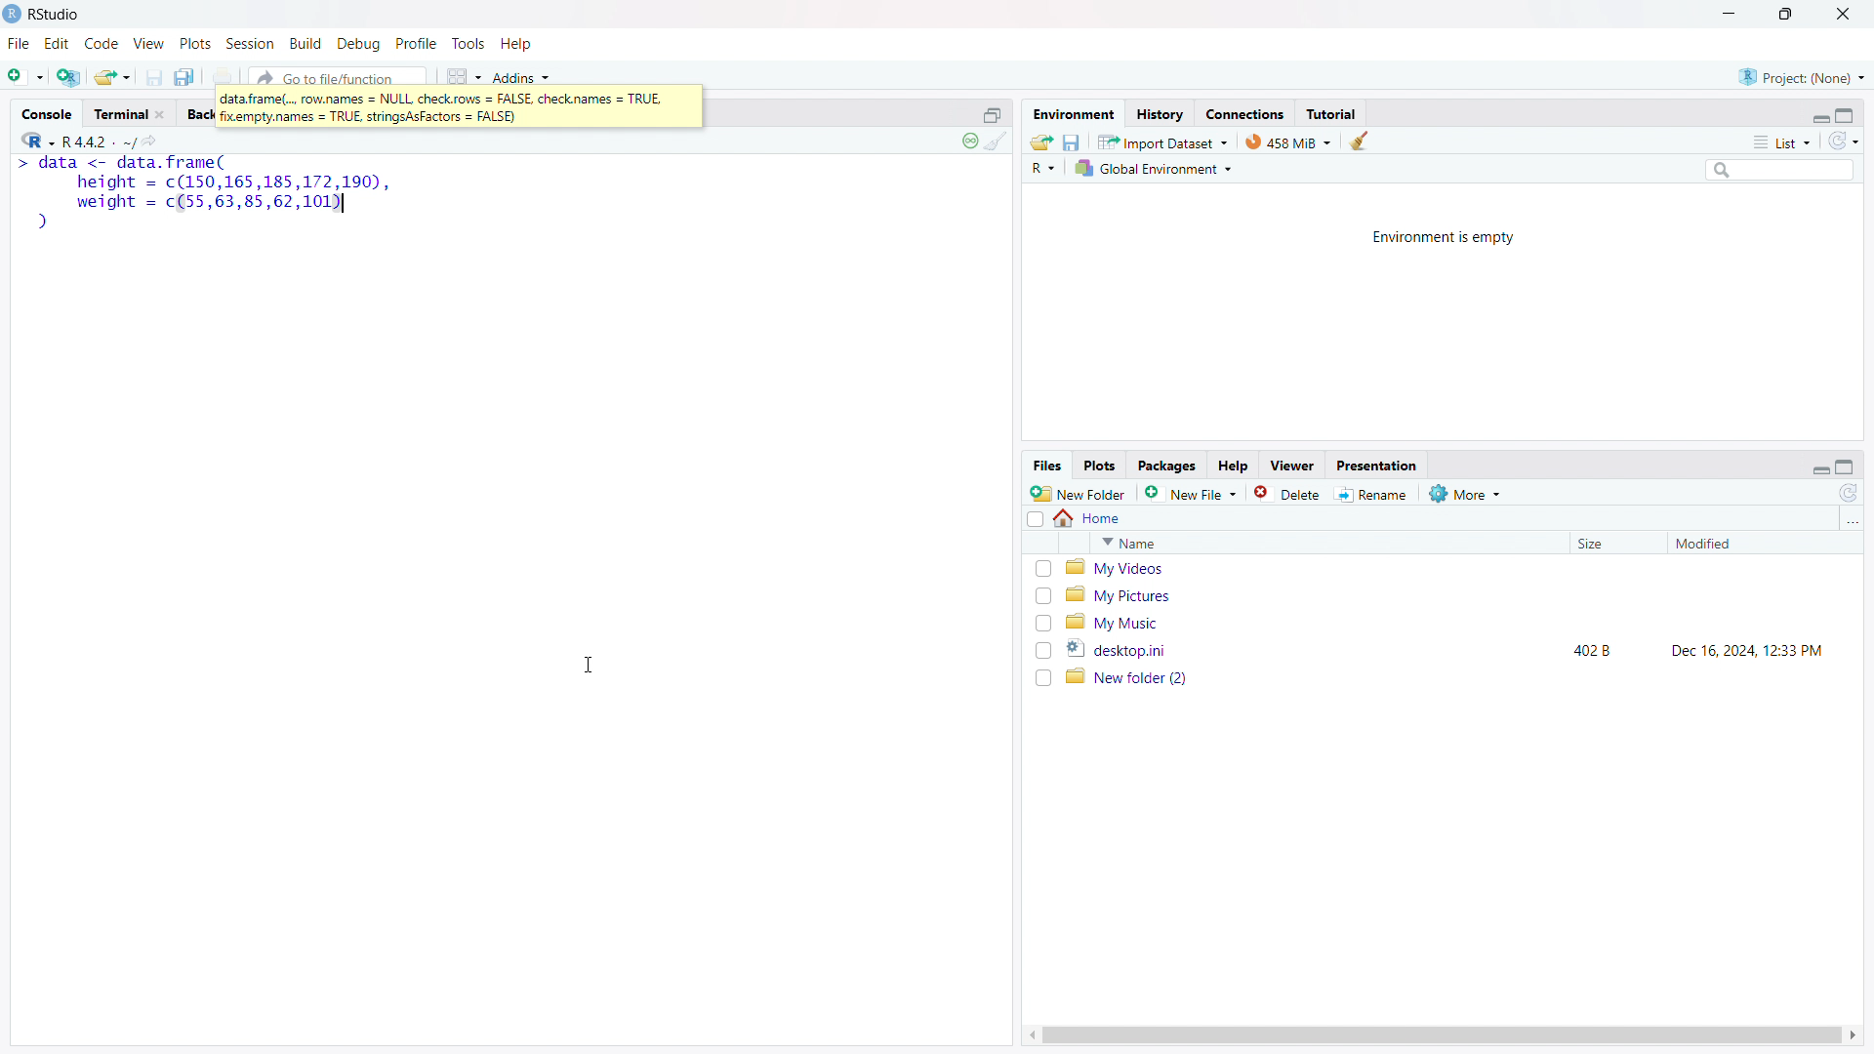 This screenshot has height=1054, width=1874. What do you see at coordinates (1046, 466) in the screenshot?
I see `files` at bounding box center [1046, 466].